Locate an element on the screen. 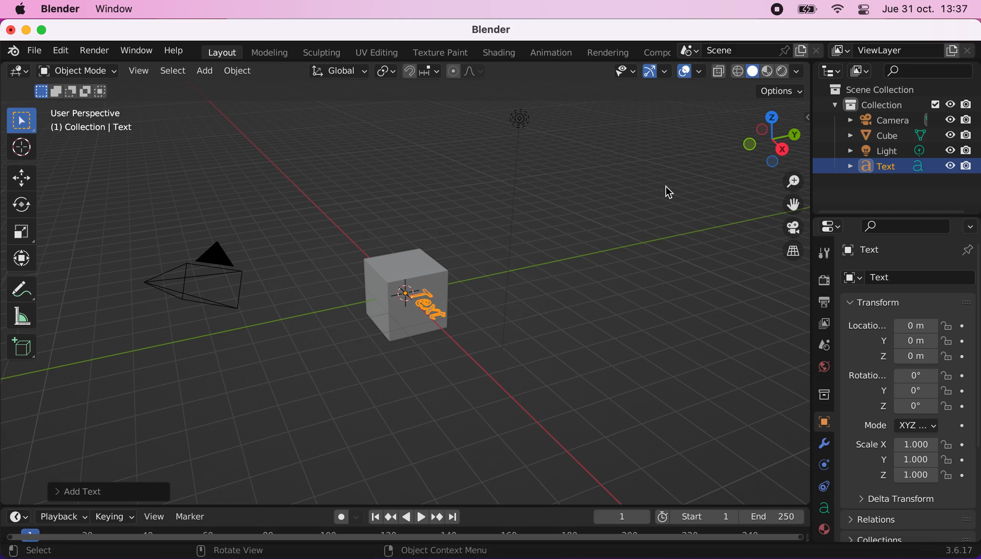 The height and width of the screenshot is (559, 981). editor type is located at coordinates (18, 71).